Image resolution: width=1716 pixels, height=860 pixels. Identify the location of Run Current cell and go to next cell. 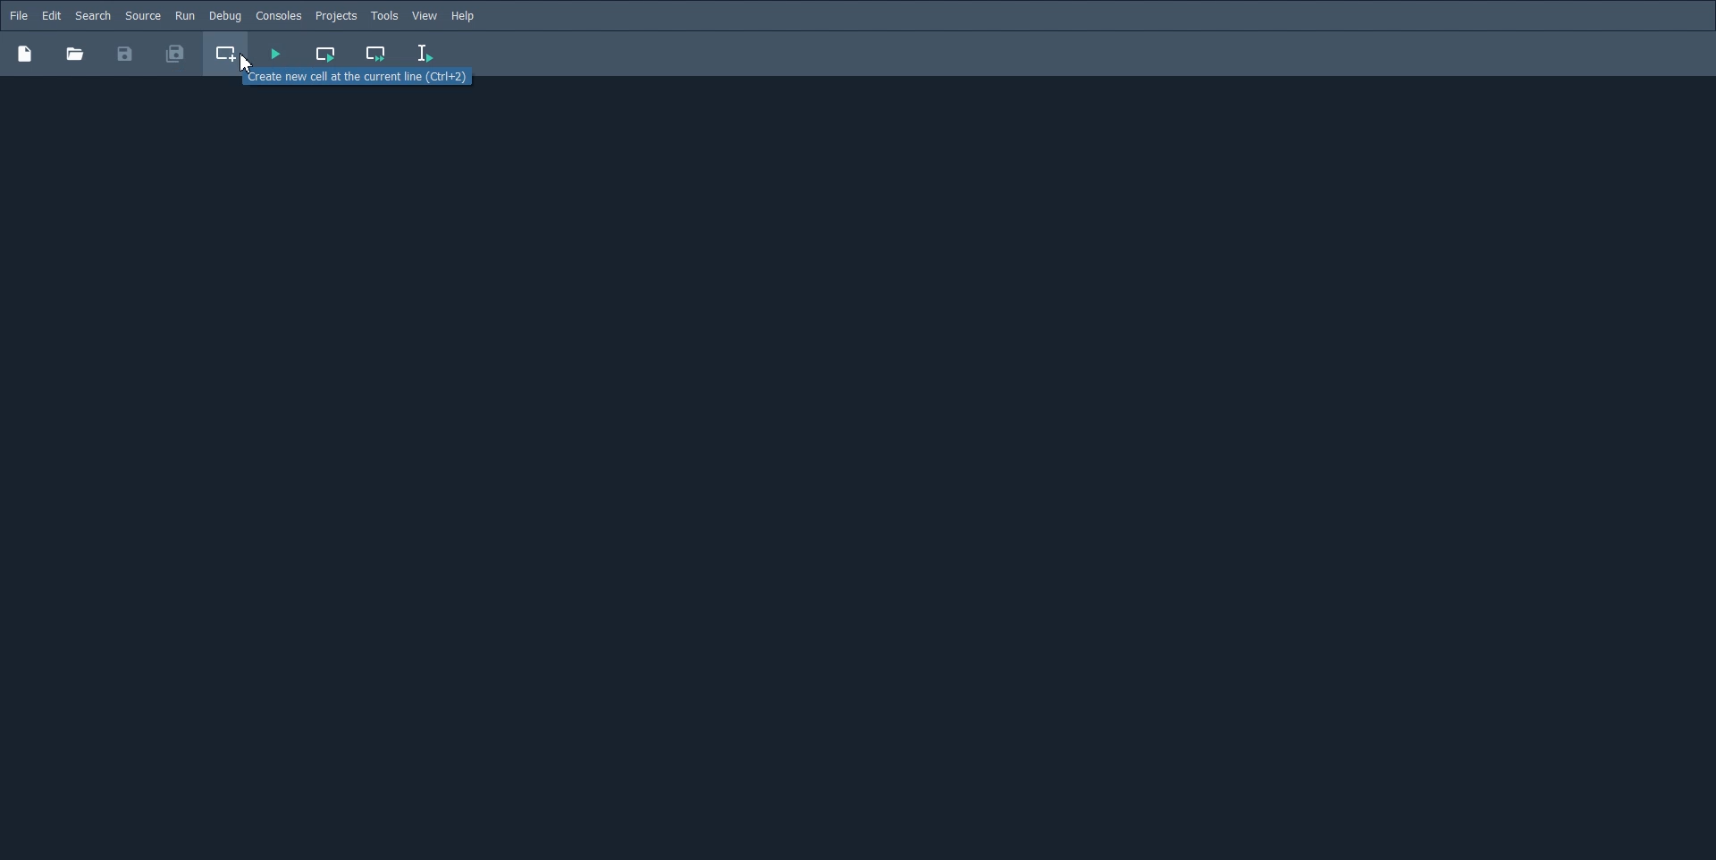
(377, 55).